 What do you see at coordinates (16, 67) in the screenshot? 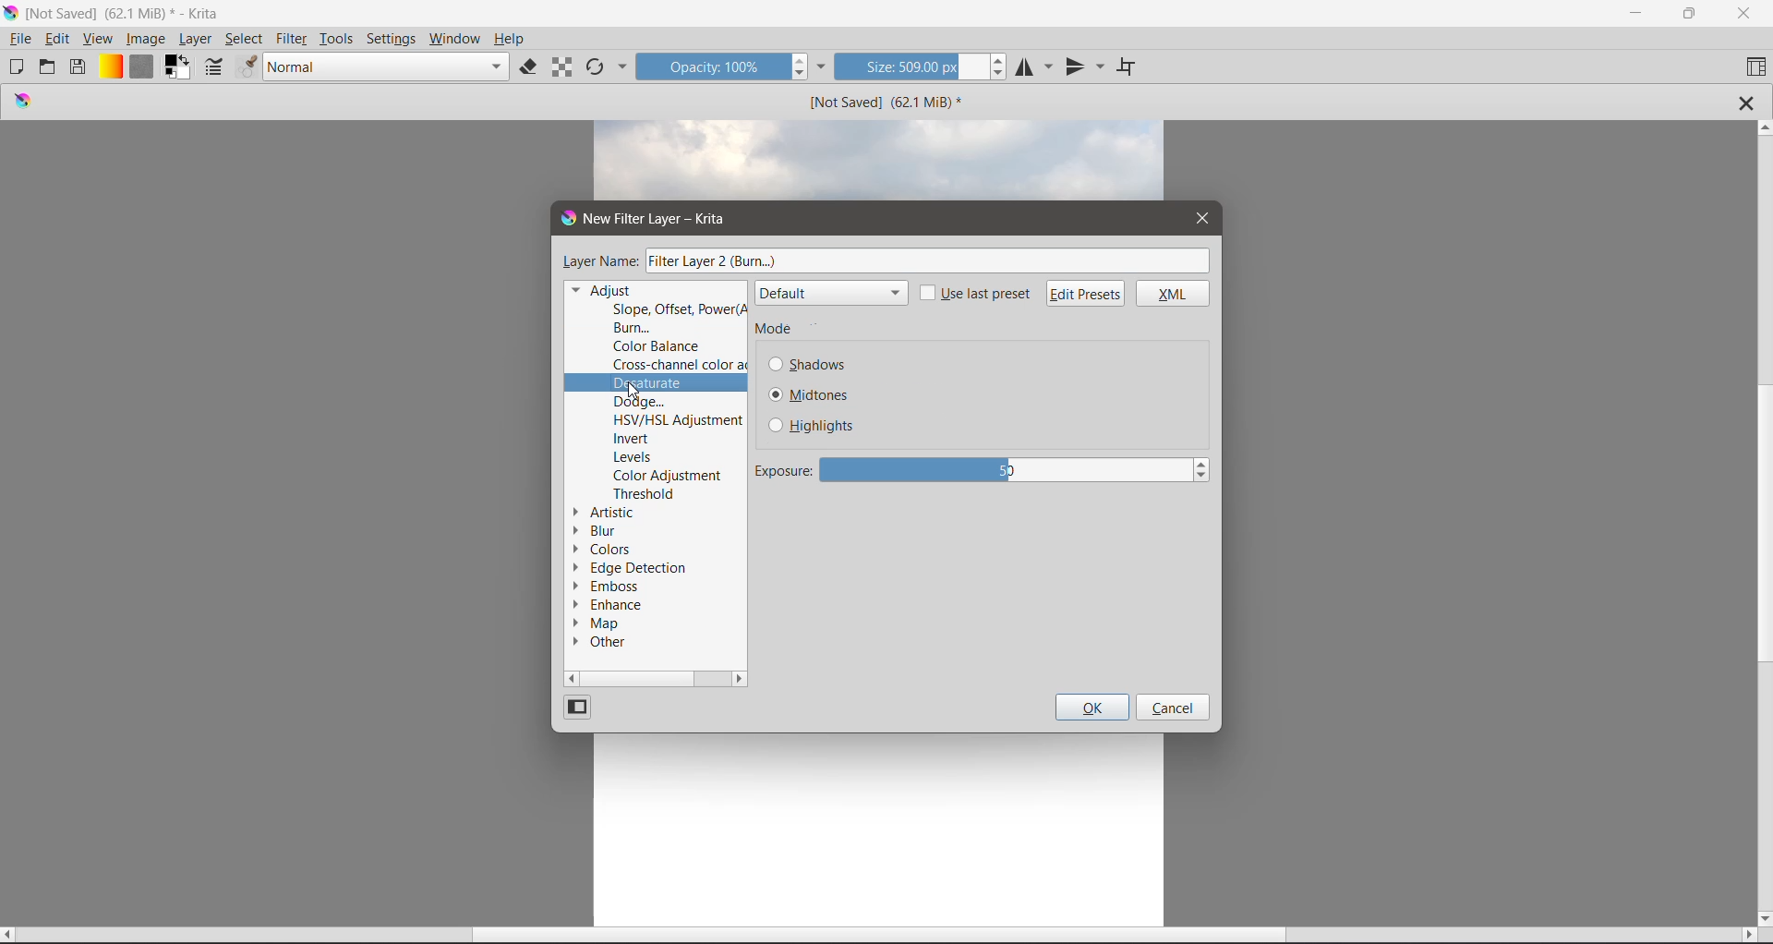
I see `Create New Document` at bounding box center [16, 67].